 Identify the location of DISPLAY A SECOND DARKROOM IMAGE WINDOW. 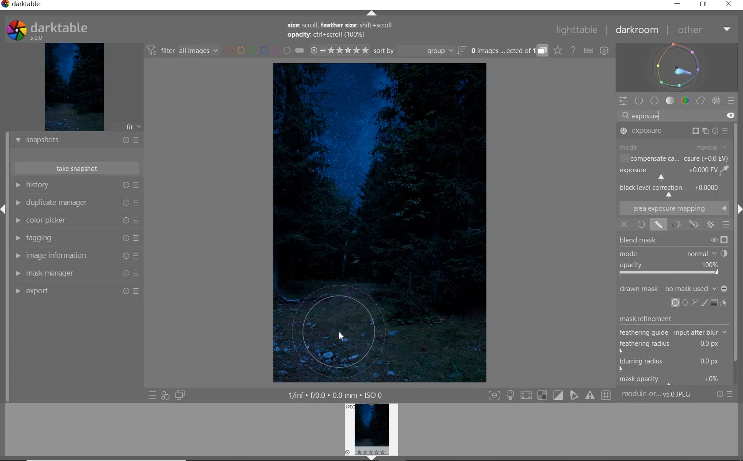
(182, 395).